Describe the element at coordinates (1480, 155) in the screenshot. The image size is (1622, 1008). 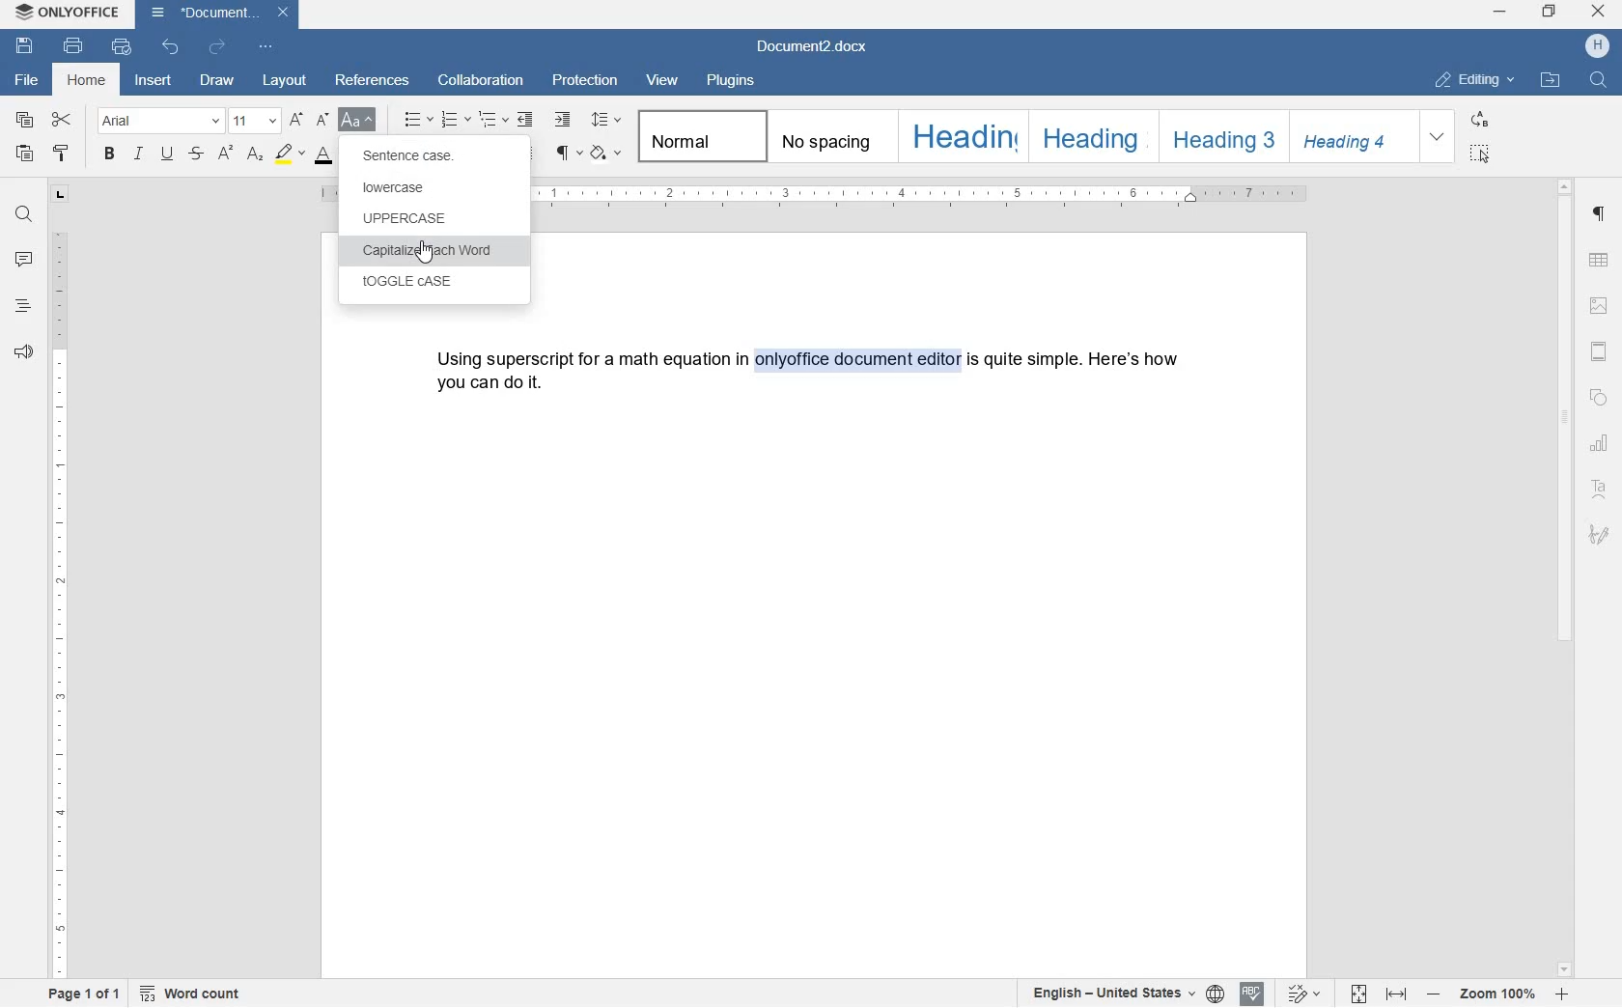
I see `SELECT ALL` at that location.